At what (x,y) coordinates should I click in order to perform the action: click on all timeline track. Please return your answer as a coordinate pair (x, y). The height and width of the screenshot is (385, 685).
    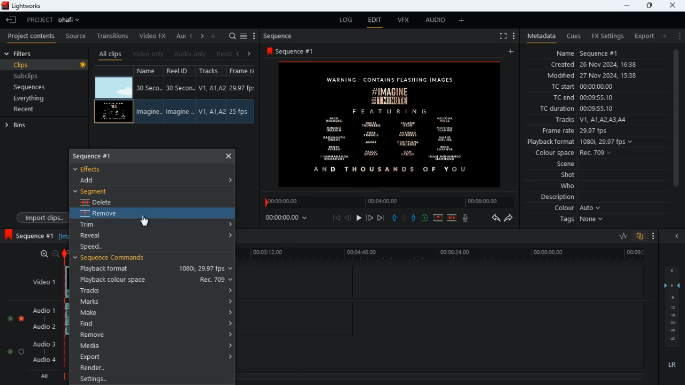
    Looking at the image, I should click on (446, 374).